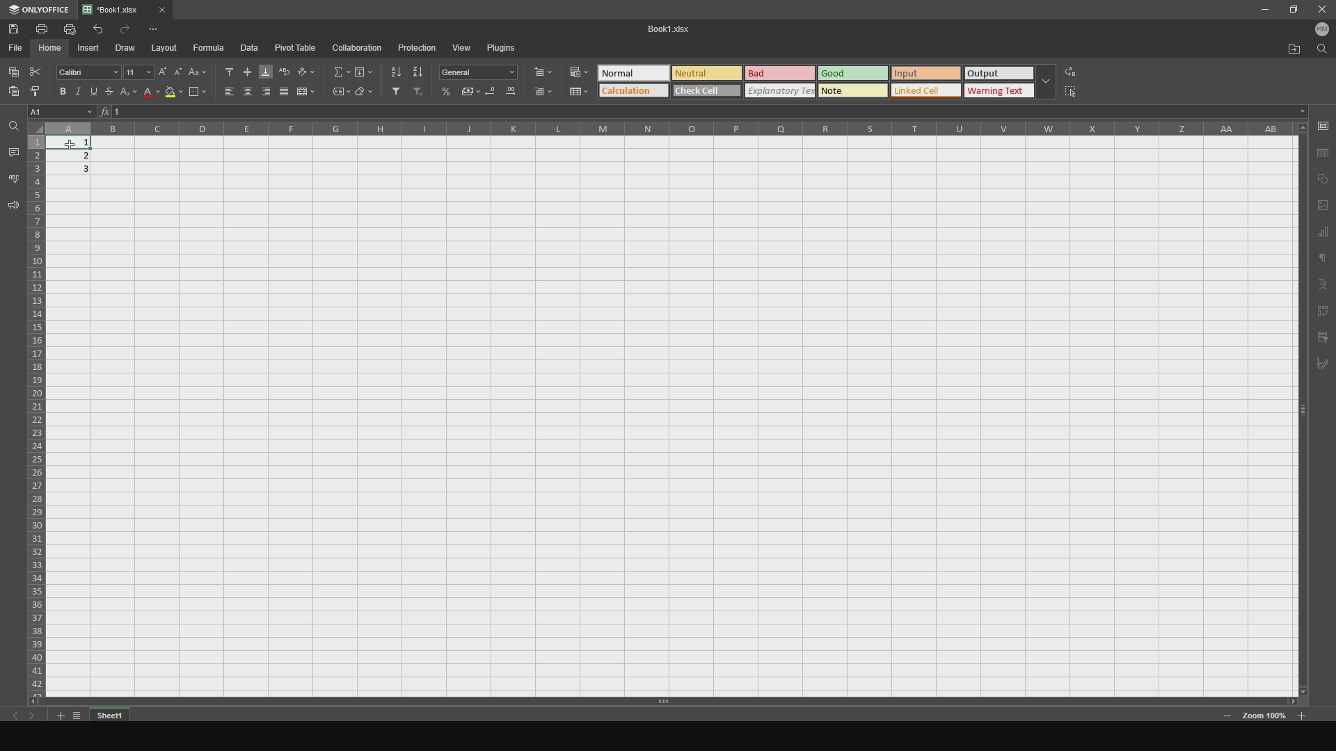 This screenshot has width=1336, height=751. What do you see at coordinates (58, 717) in the screenshot?
I see `add tab` at bounding box center [58, 717].